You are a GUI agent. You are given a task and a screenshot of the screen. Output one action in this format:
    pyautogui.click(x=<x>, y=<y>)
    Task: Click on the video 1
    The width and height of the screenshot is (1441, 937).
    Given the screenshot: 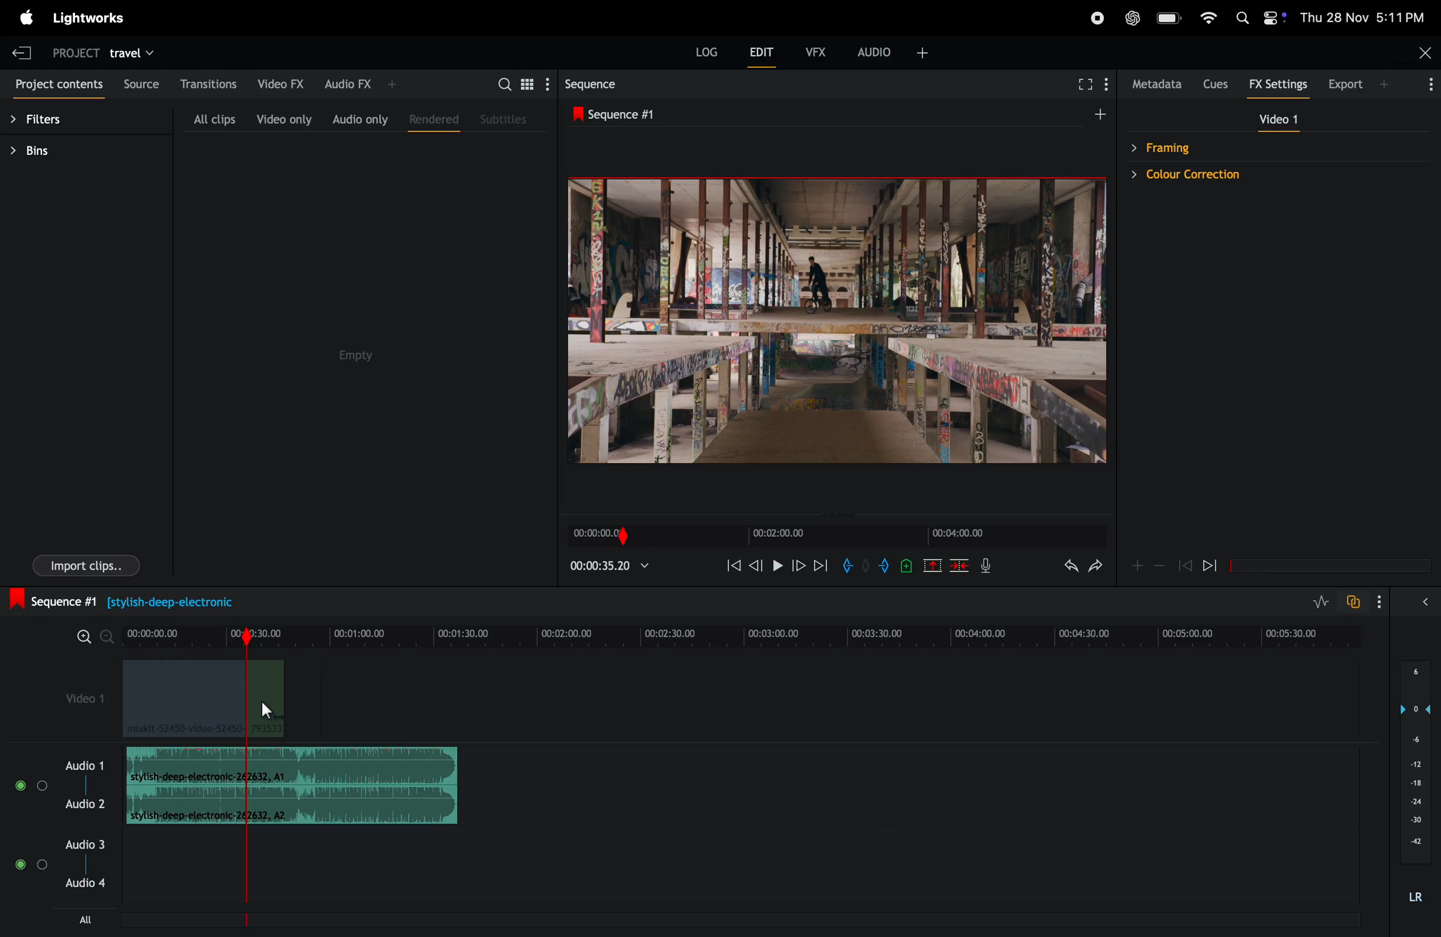 What is the action you would take?
    pyautogui.click(x=86, y=702)
    